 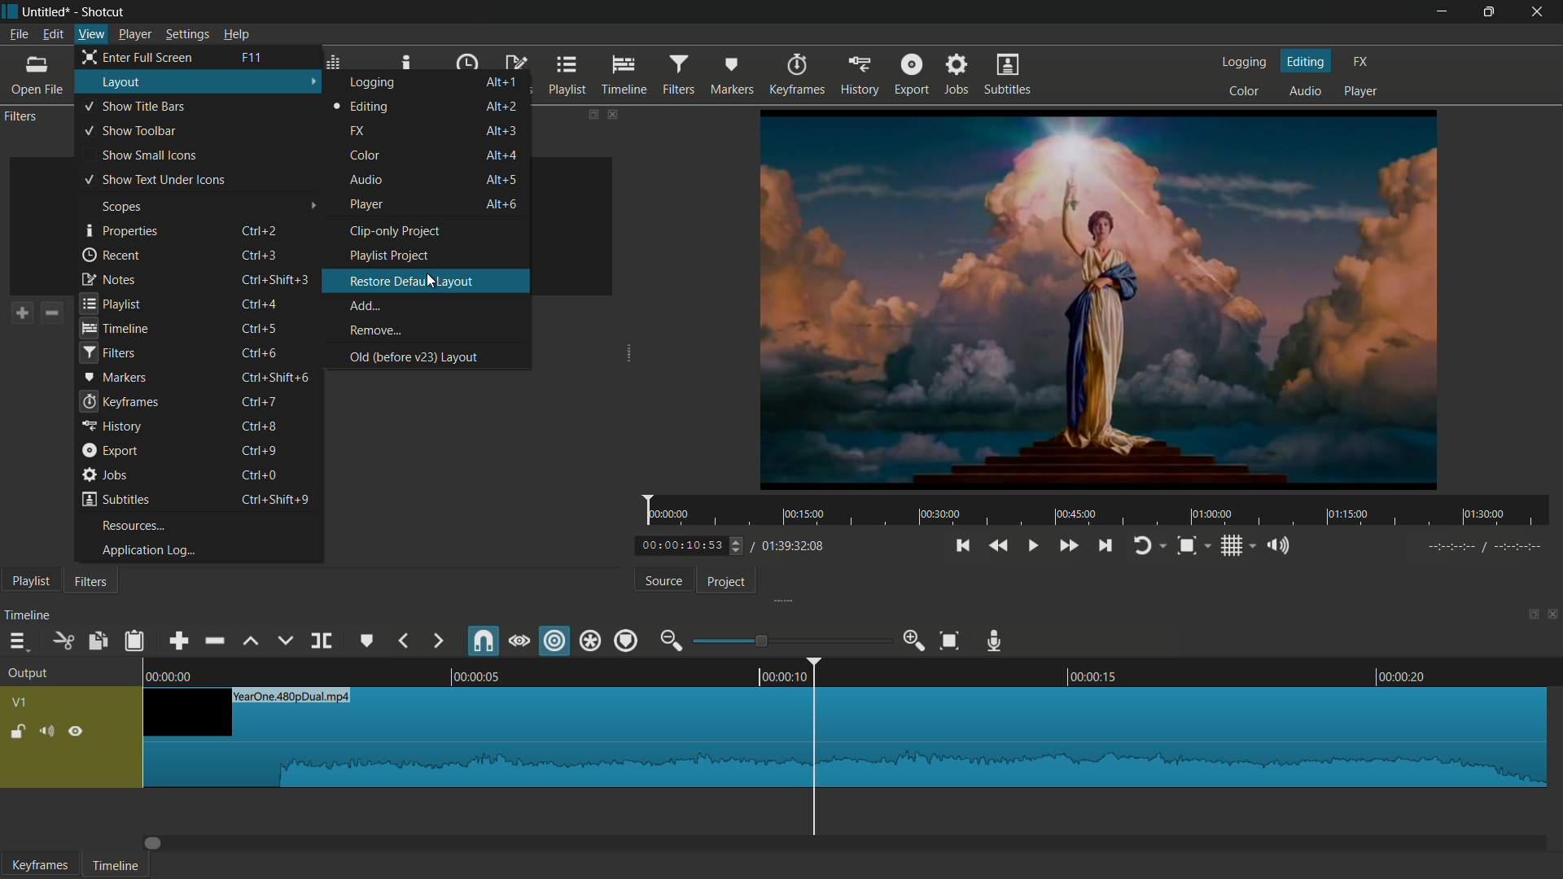 What do you see at coordinates (519, 641) in the screenshot?
I see `scrub while dragging` at bounding box center [519, 641].